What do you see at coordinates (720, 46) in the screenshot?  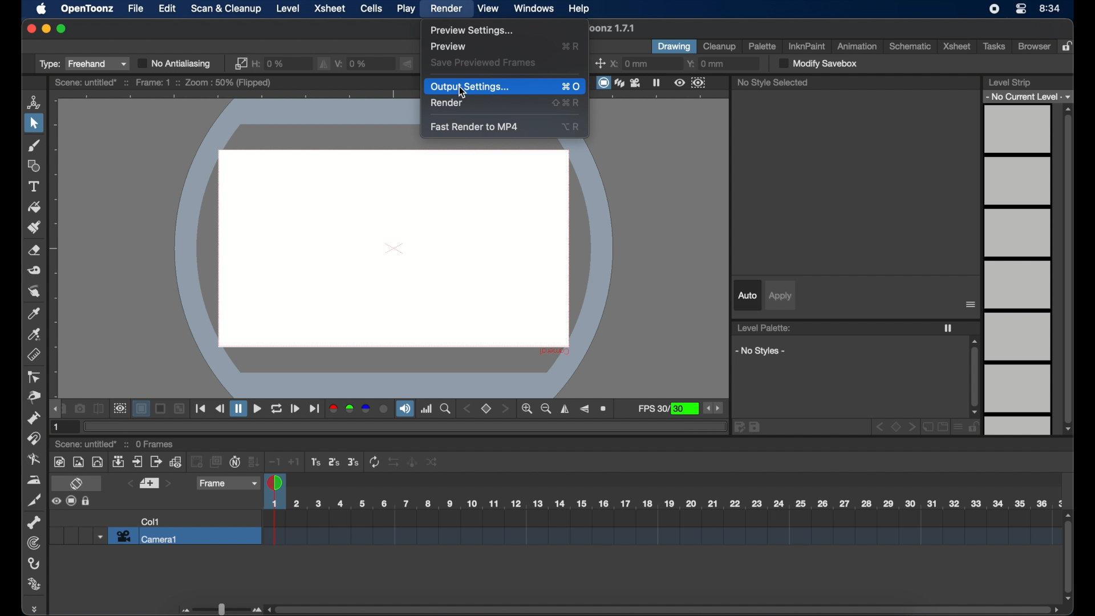 I see `cleanup` at bounding box center [720, 46].